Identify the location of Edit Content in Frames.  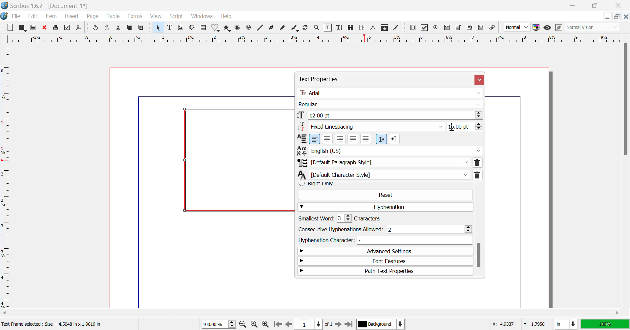
(329, 28).